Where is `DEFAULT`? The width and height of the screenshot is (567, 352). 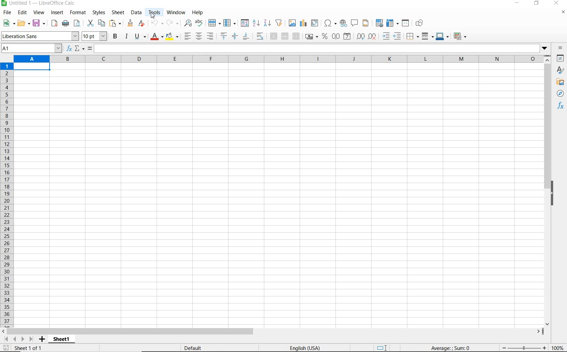
DEFAULT is located at coordinates (192, 347).